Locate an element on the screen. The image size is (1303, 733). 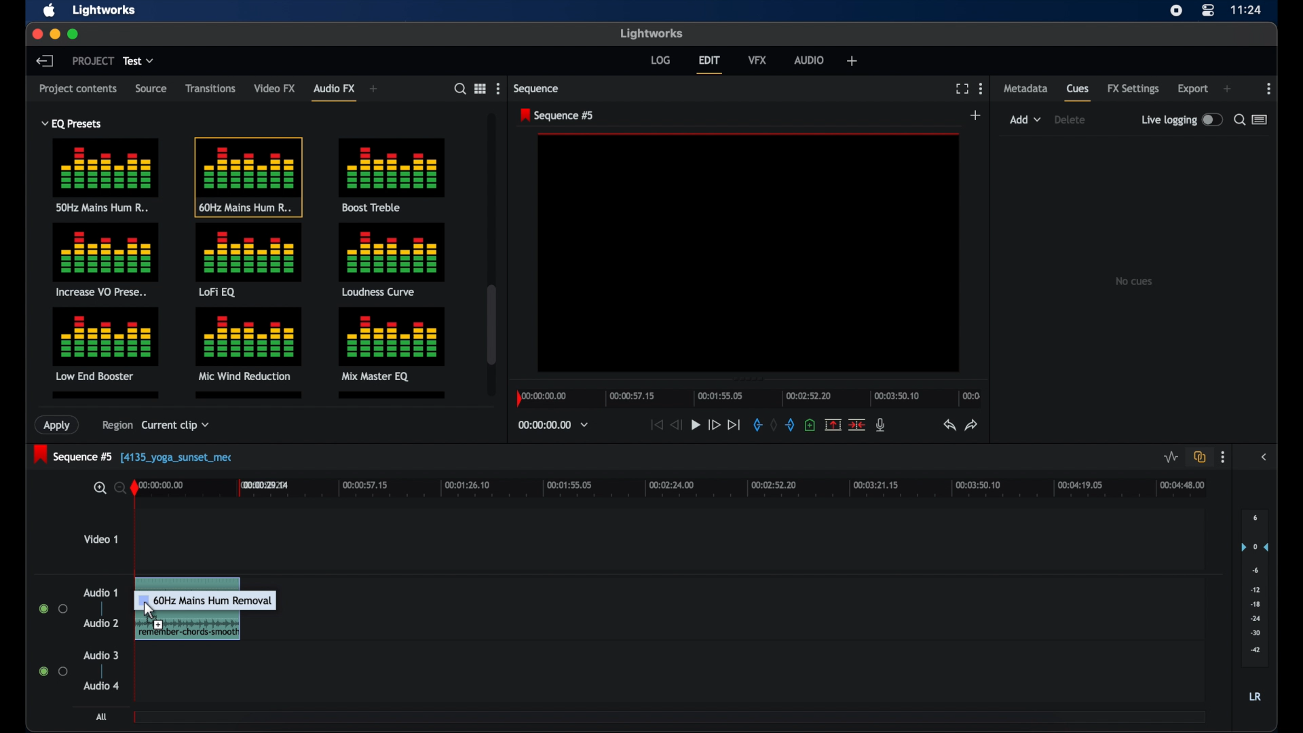
mic is located at coordinates (880, 425).